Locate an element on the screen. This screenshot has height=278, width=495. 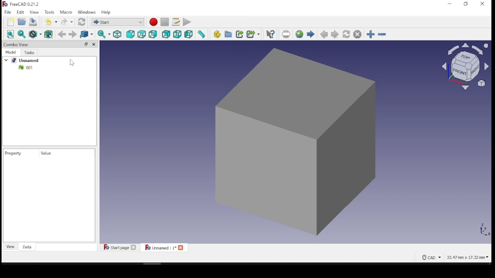
detach panel is located at coordinates (85, 44).